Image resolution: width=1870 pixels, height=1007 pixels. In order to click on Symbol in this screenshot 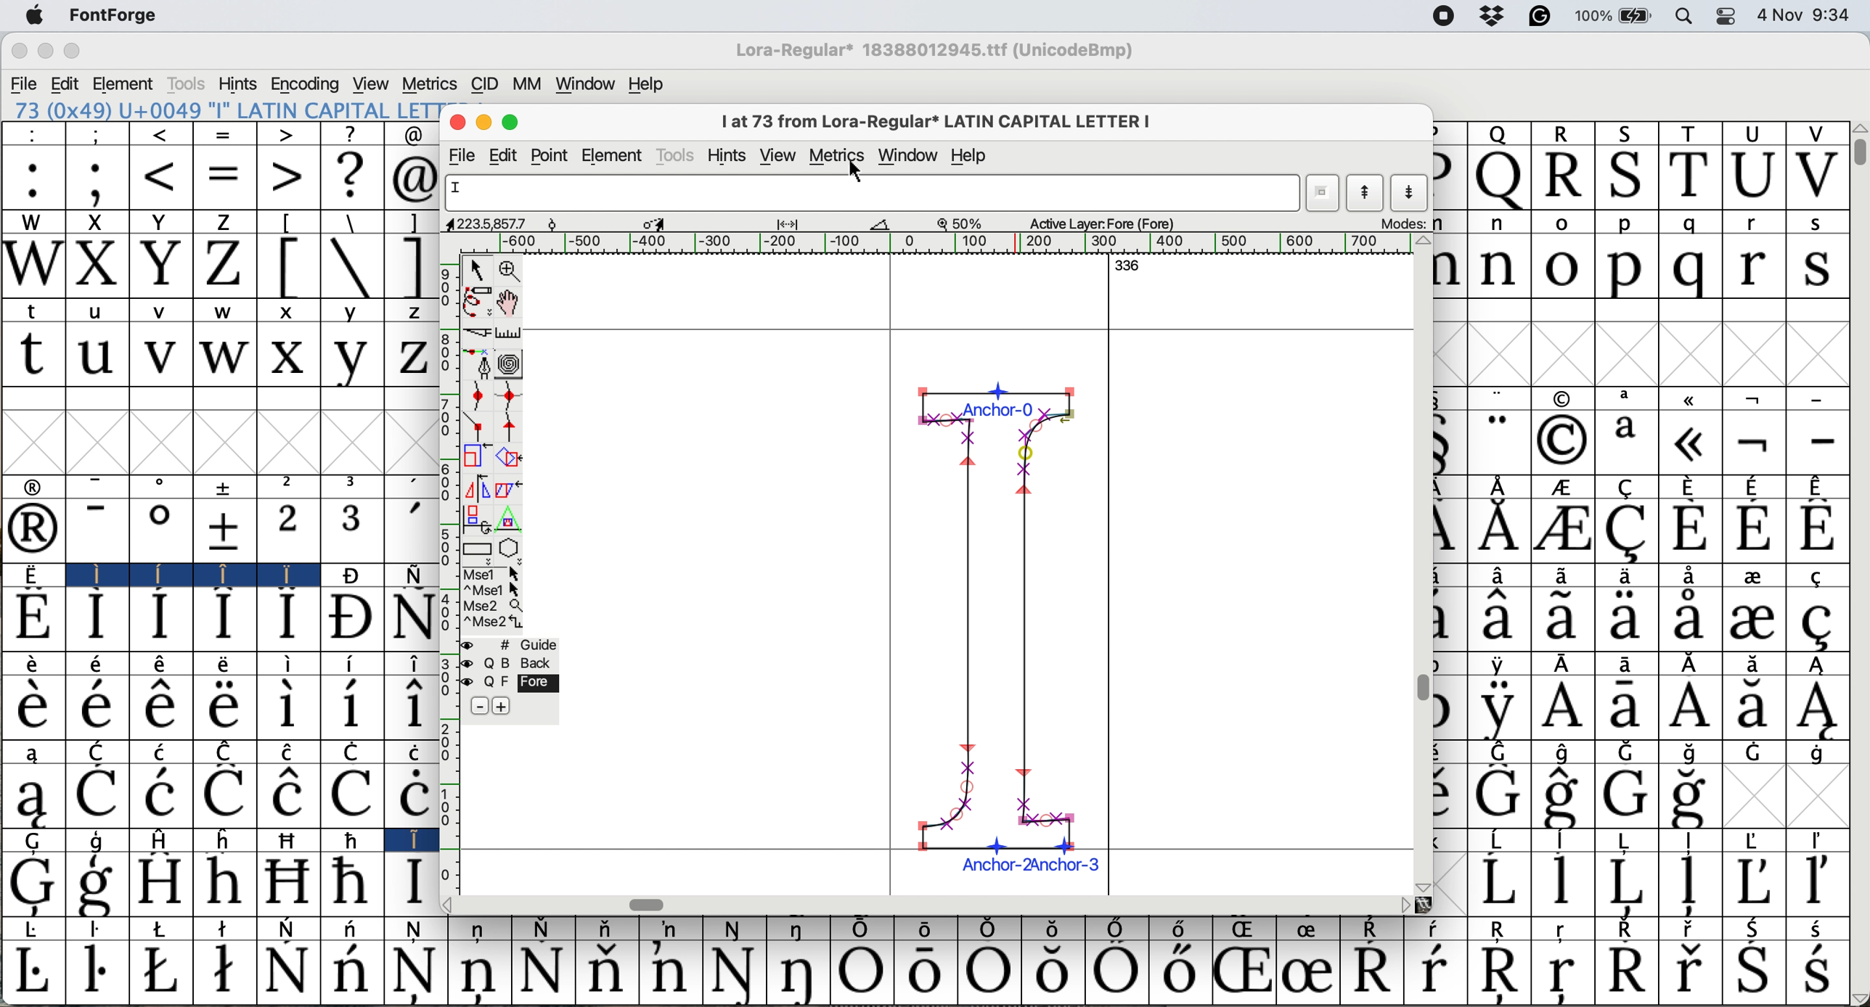, I will do `click(1628, 930)`.